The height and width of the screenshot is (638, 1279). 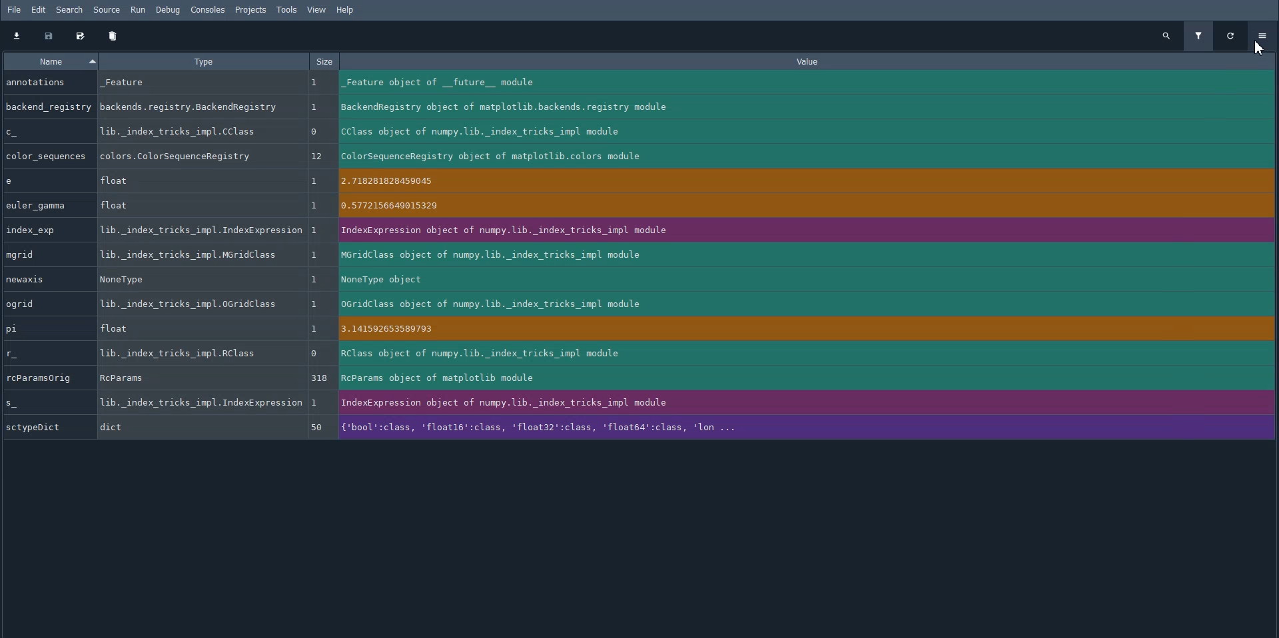 What do you see at coordinates (45, 304) in the screenshot?
I see `ogrid` at bounding box center [45, 304].